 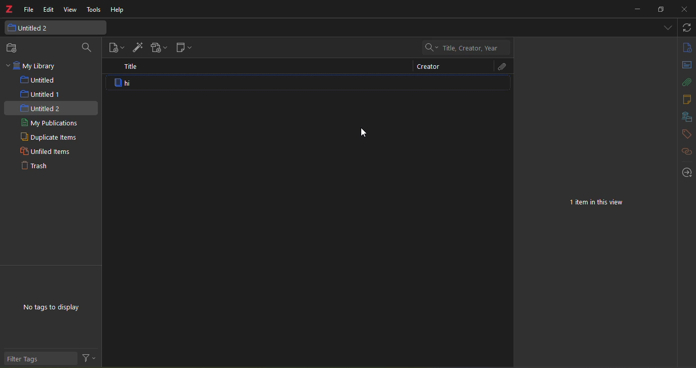 I want to click on logo, so click(x=9, y=9).